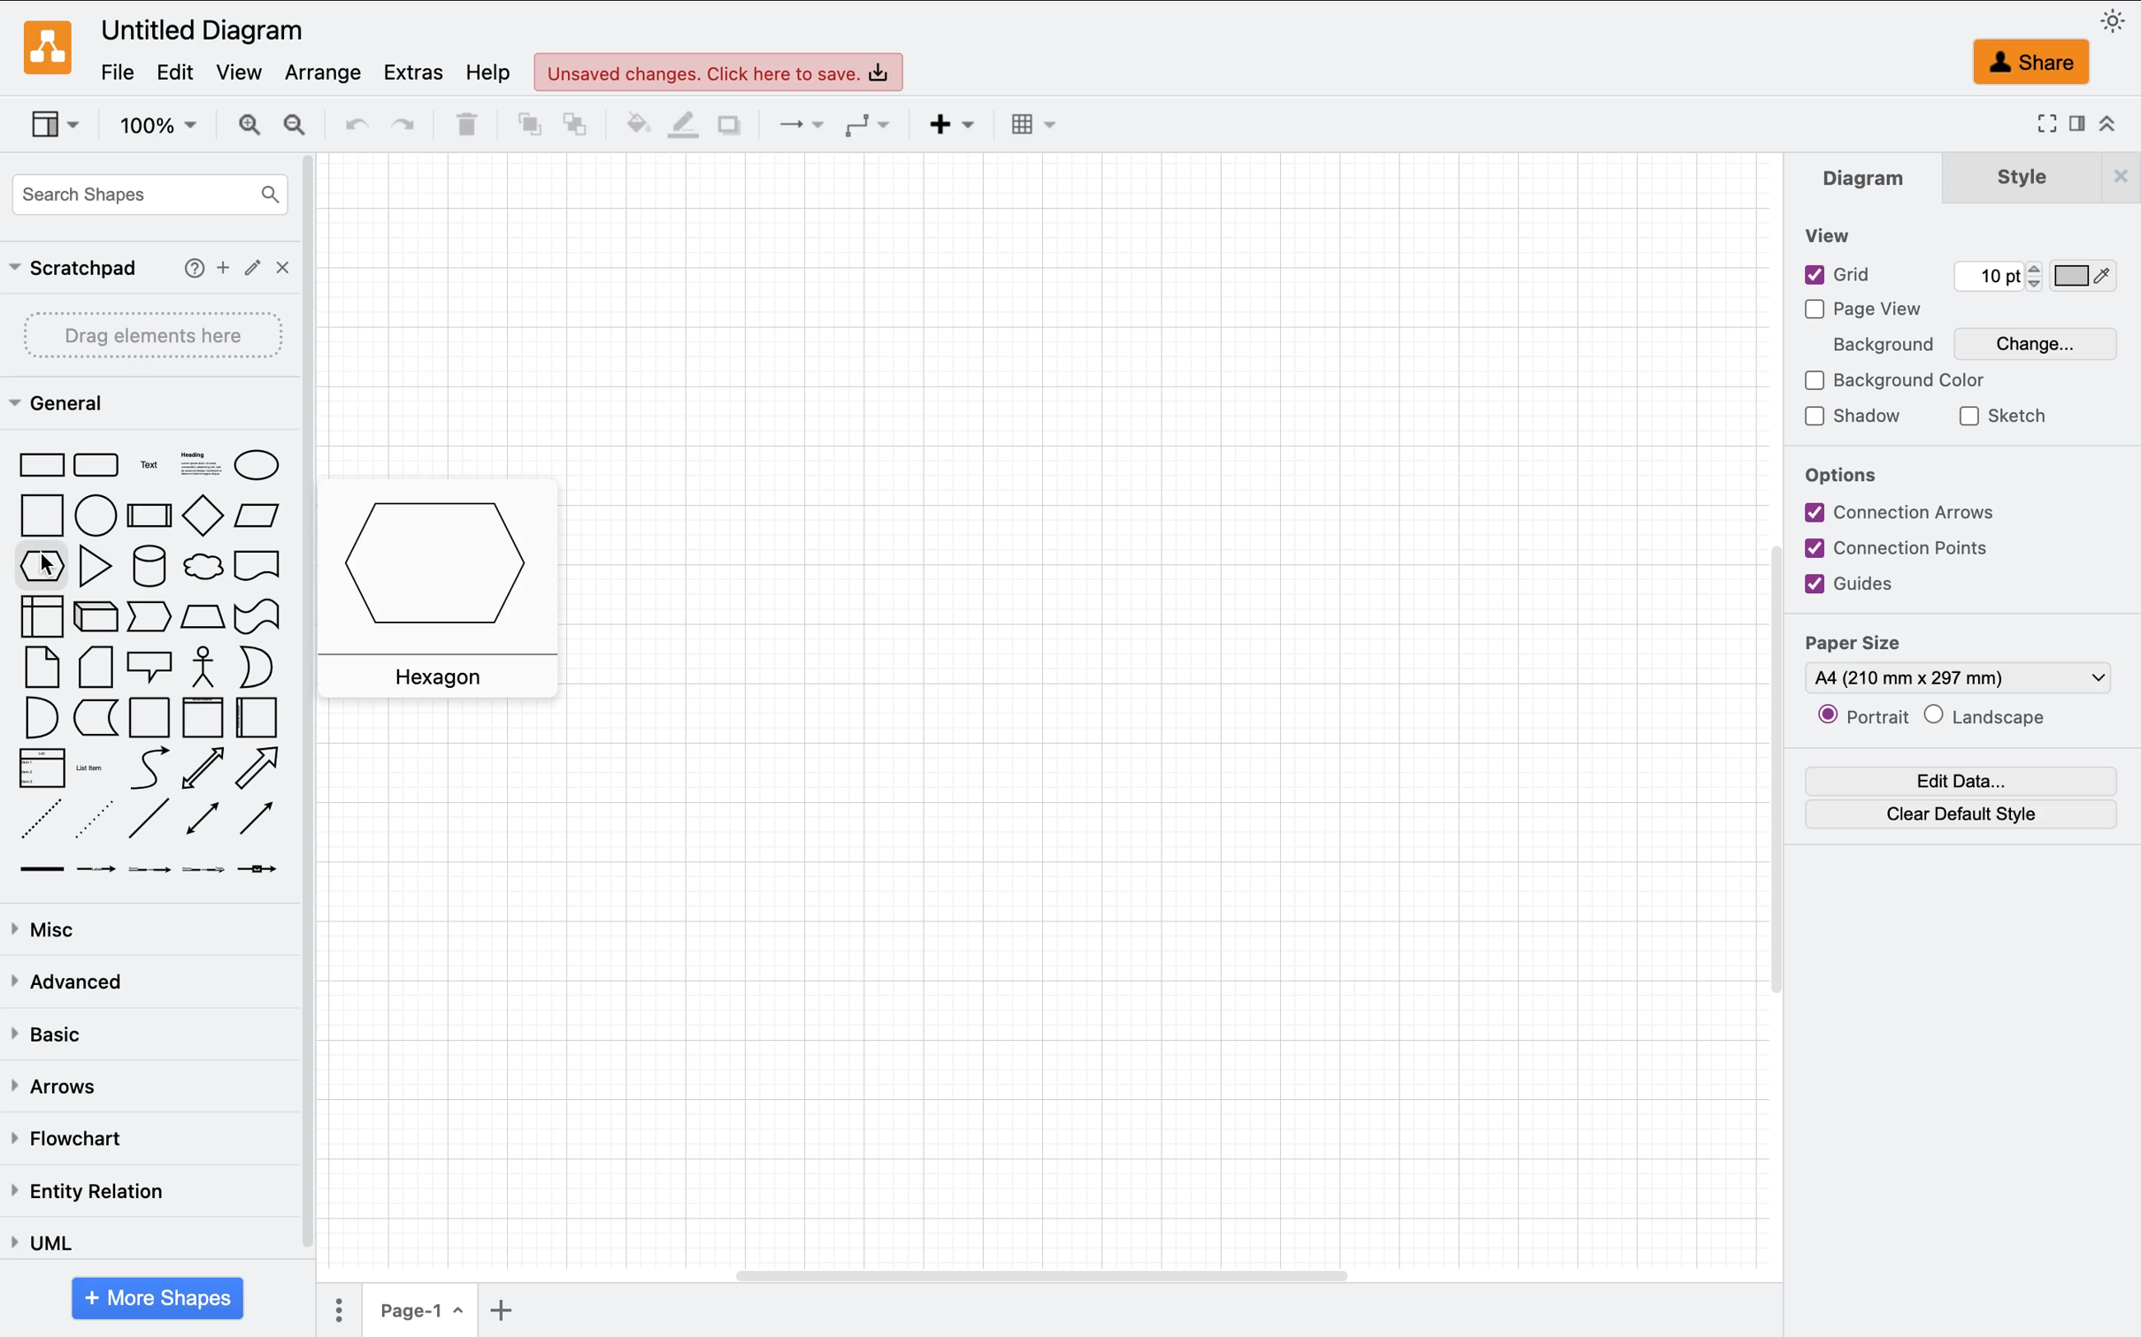 The width and height of the screenshot is (2141, 1337). What do you see at coordinates (260, 668) in the screenshot?
I see `or` at bounding box center [260, 668].